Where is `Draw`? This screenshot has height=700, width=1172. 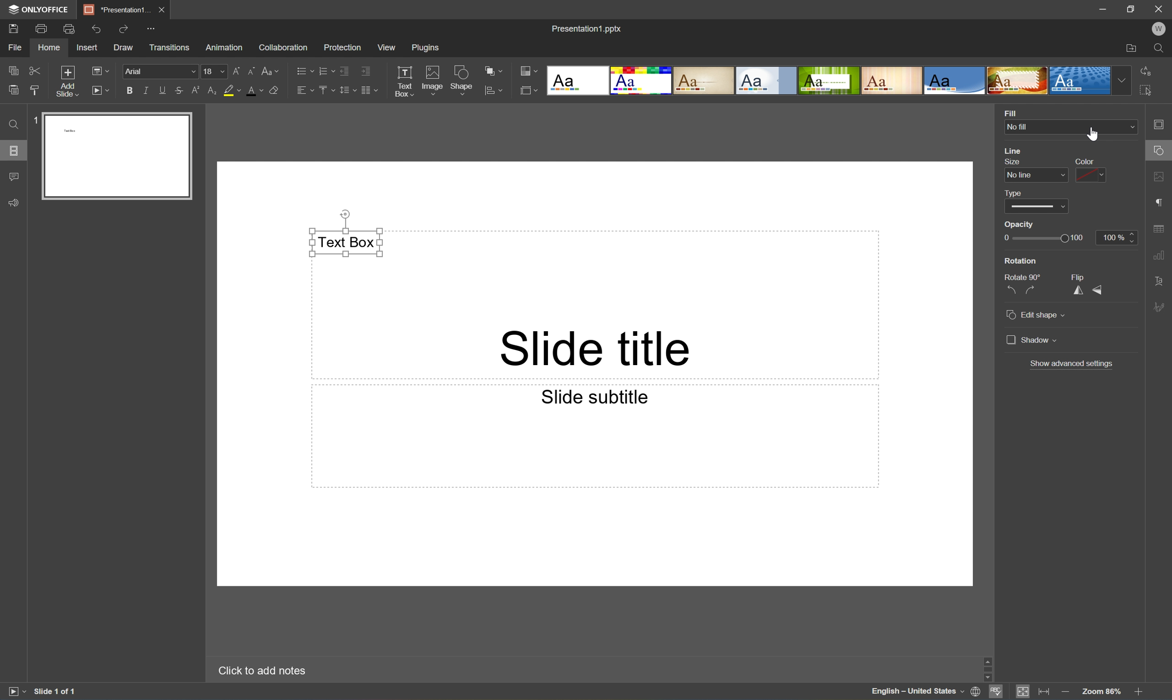 Draw is located at coordinates (124, 47).